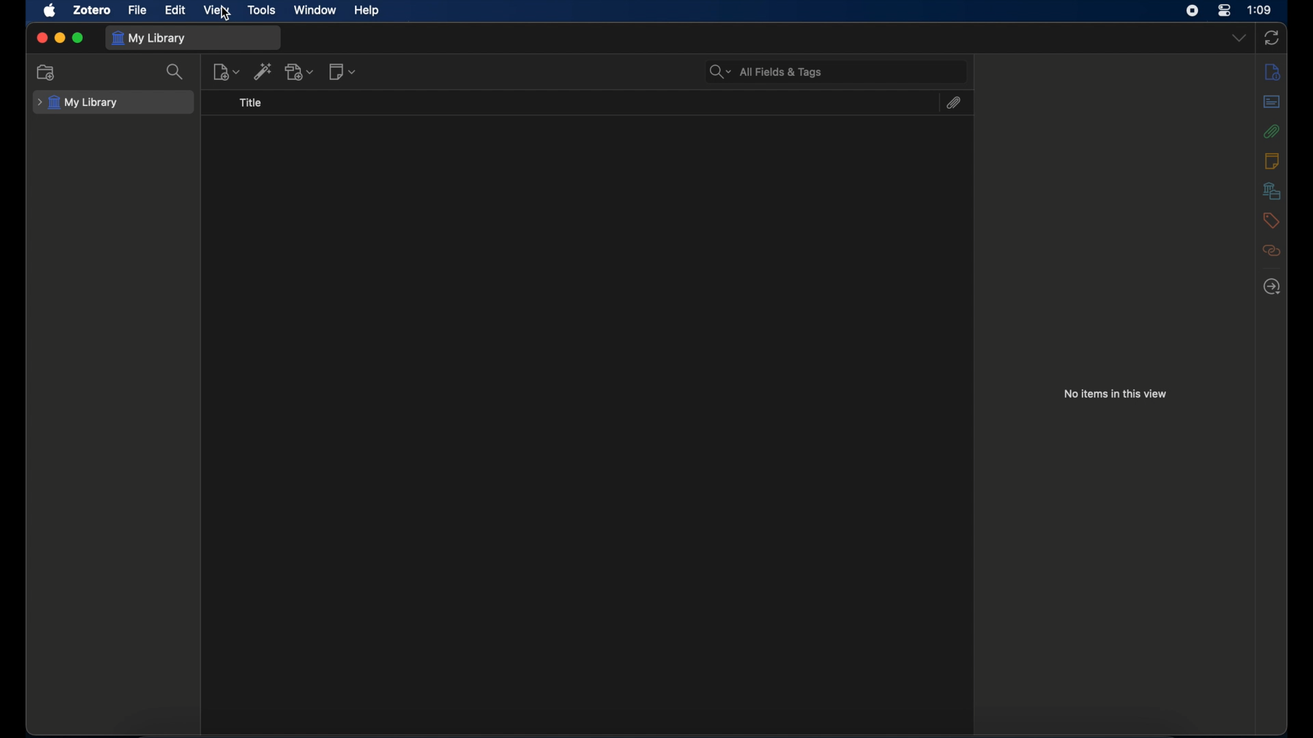  Describe the element at coordinates (1116, 394) in the screenshot. I see `no items in this view` at that location.